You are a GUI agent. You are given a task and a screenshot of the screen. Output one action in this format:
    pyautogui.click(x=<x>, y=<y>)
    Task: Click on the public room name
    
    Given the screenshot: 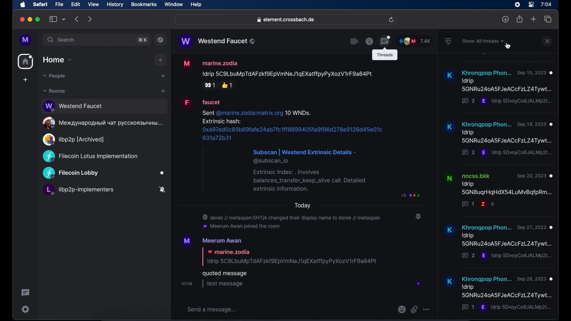 What is the action you would take?
    pyautogui.click(x=218, y=41)
    